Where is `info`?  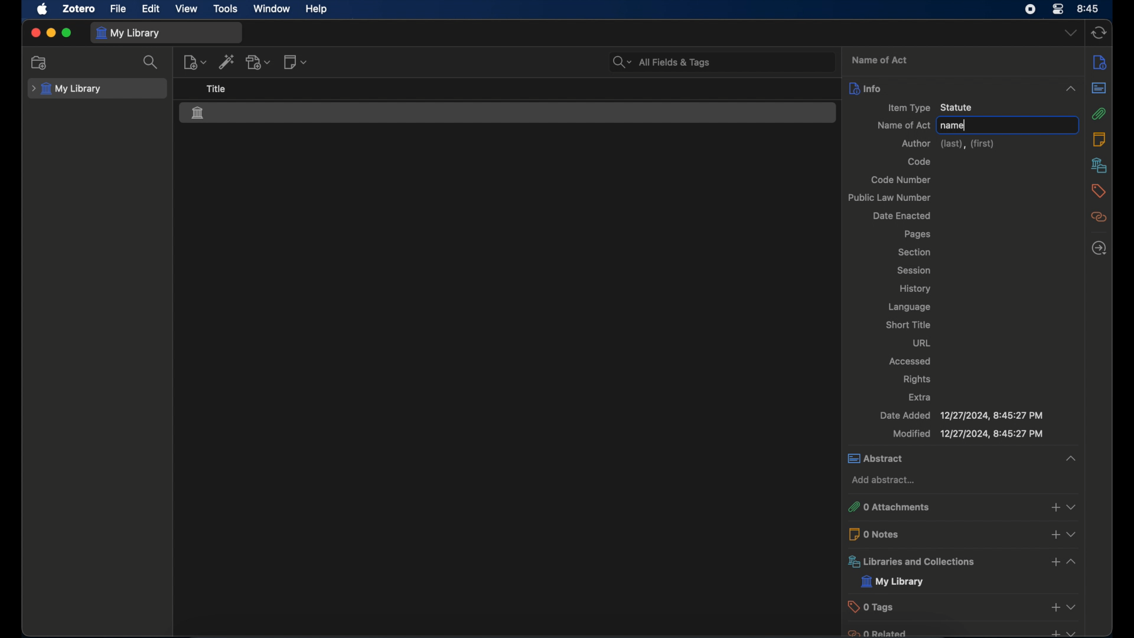
info is located at coordinates (947, 88).